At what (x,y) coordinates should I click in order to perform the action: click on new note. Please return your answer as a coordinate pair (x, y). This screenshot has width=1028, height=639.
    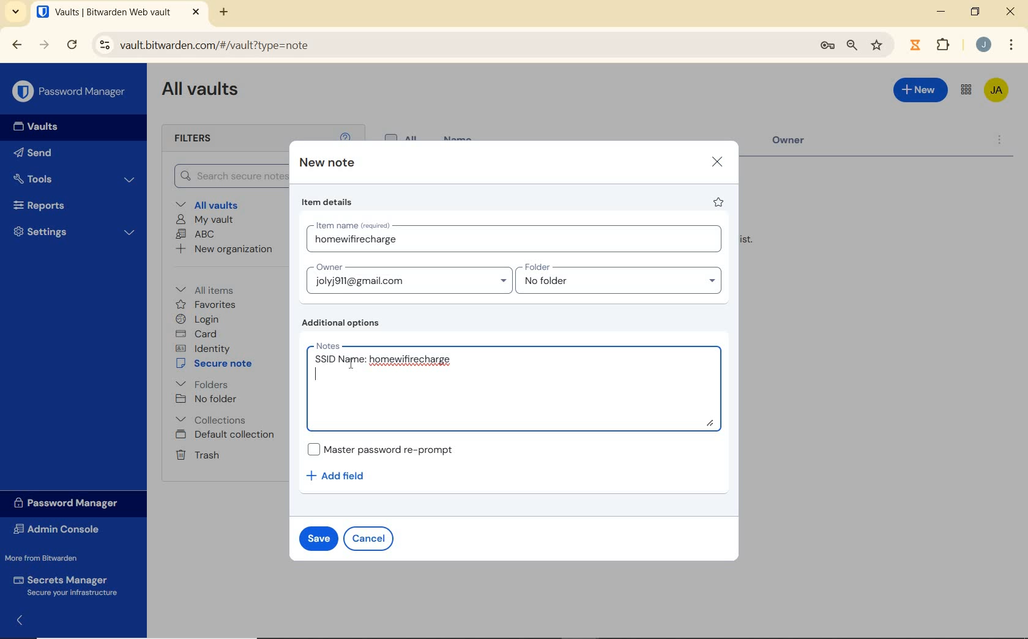
    Looking at the image, I should click on (326, 163).